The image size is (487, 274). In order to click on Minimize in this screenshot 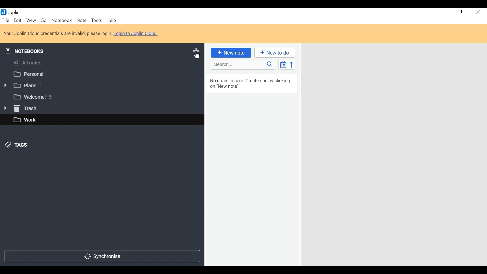, I will do `click(442, 12)`.